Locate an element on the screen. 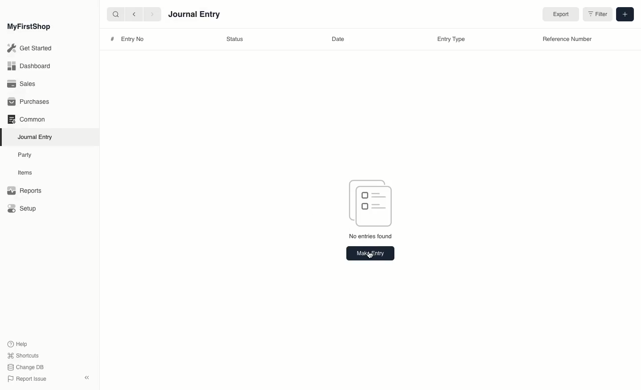 The image size is (641, 390). Journal Entry is located at coordinates (195, 14).